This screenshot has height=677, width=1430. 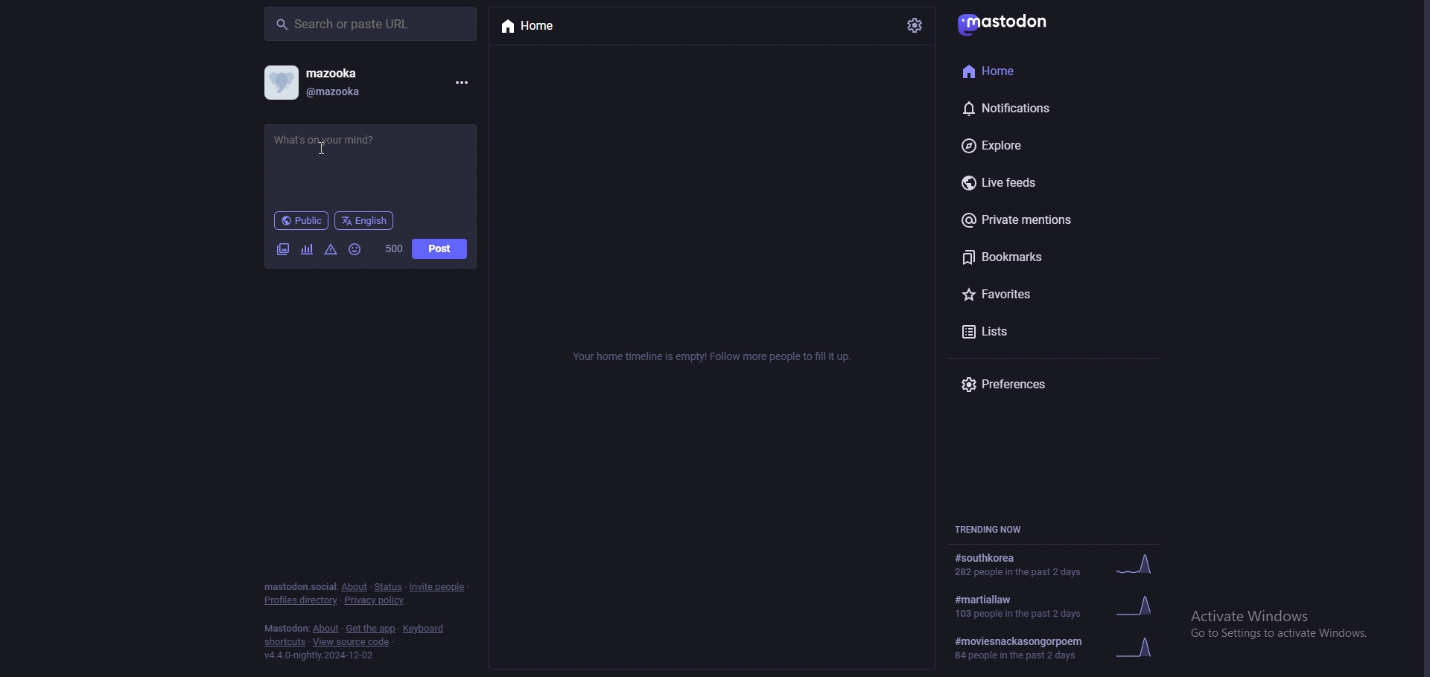 I want to click on image, so click(x=282, y=249).